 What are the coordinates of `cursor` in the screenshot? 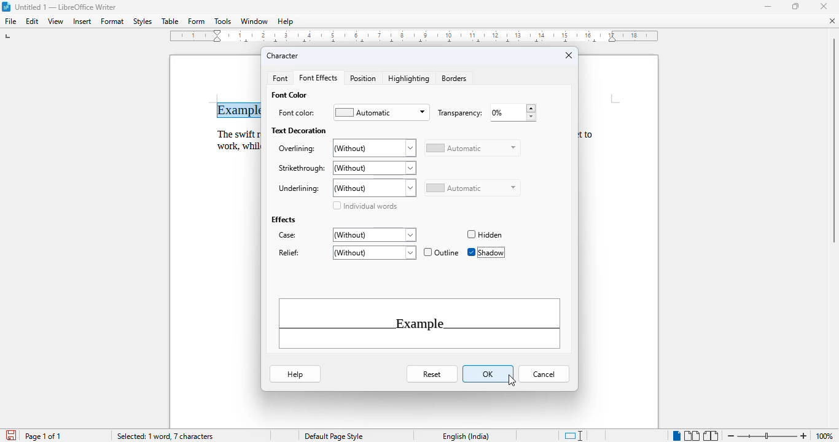 It's located at (512, 381).